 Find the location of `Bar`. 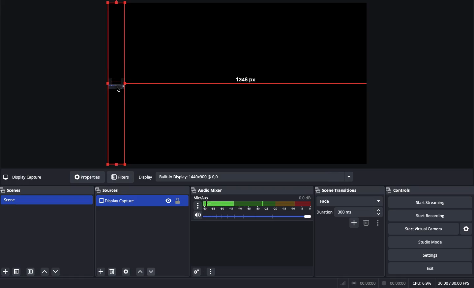

Bar is located at coordinates (343, 283).